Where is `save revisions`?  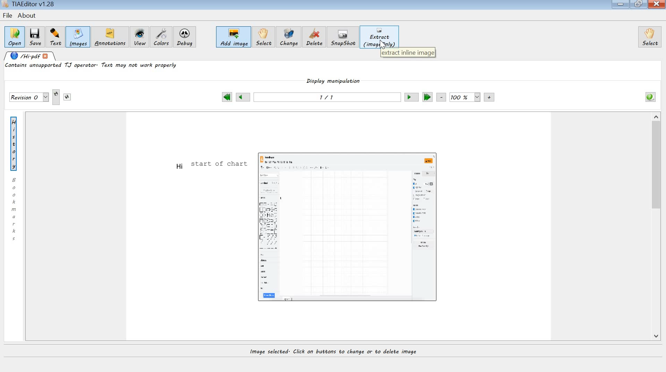 save revisions is located at coordinates (29, 98).